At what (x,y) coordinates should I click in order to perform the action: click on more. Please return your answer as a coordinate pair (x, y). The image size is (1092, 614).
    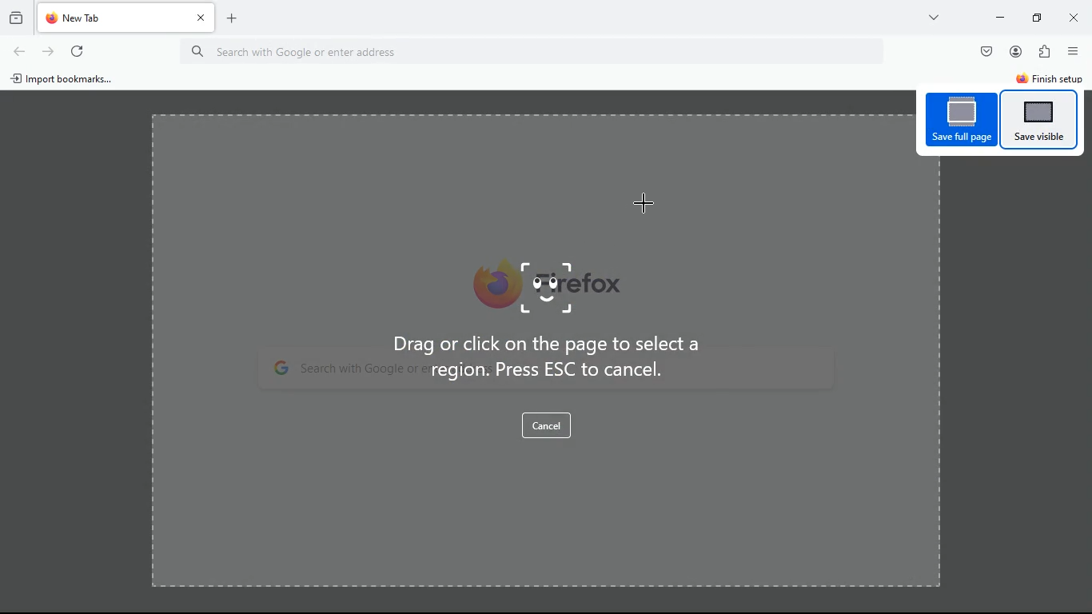
    Looking at the image, I should click on (935, 17).